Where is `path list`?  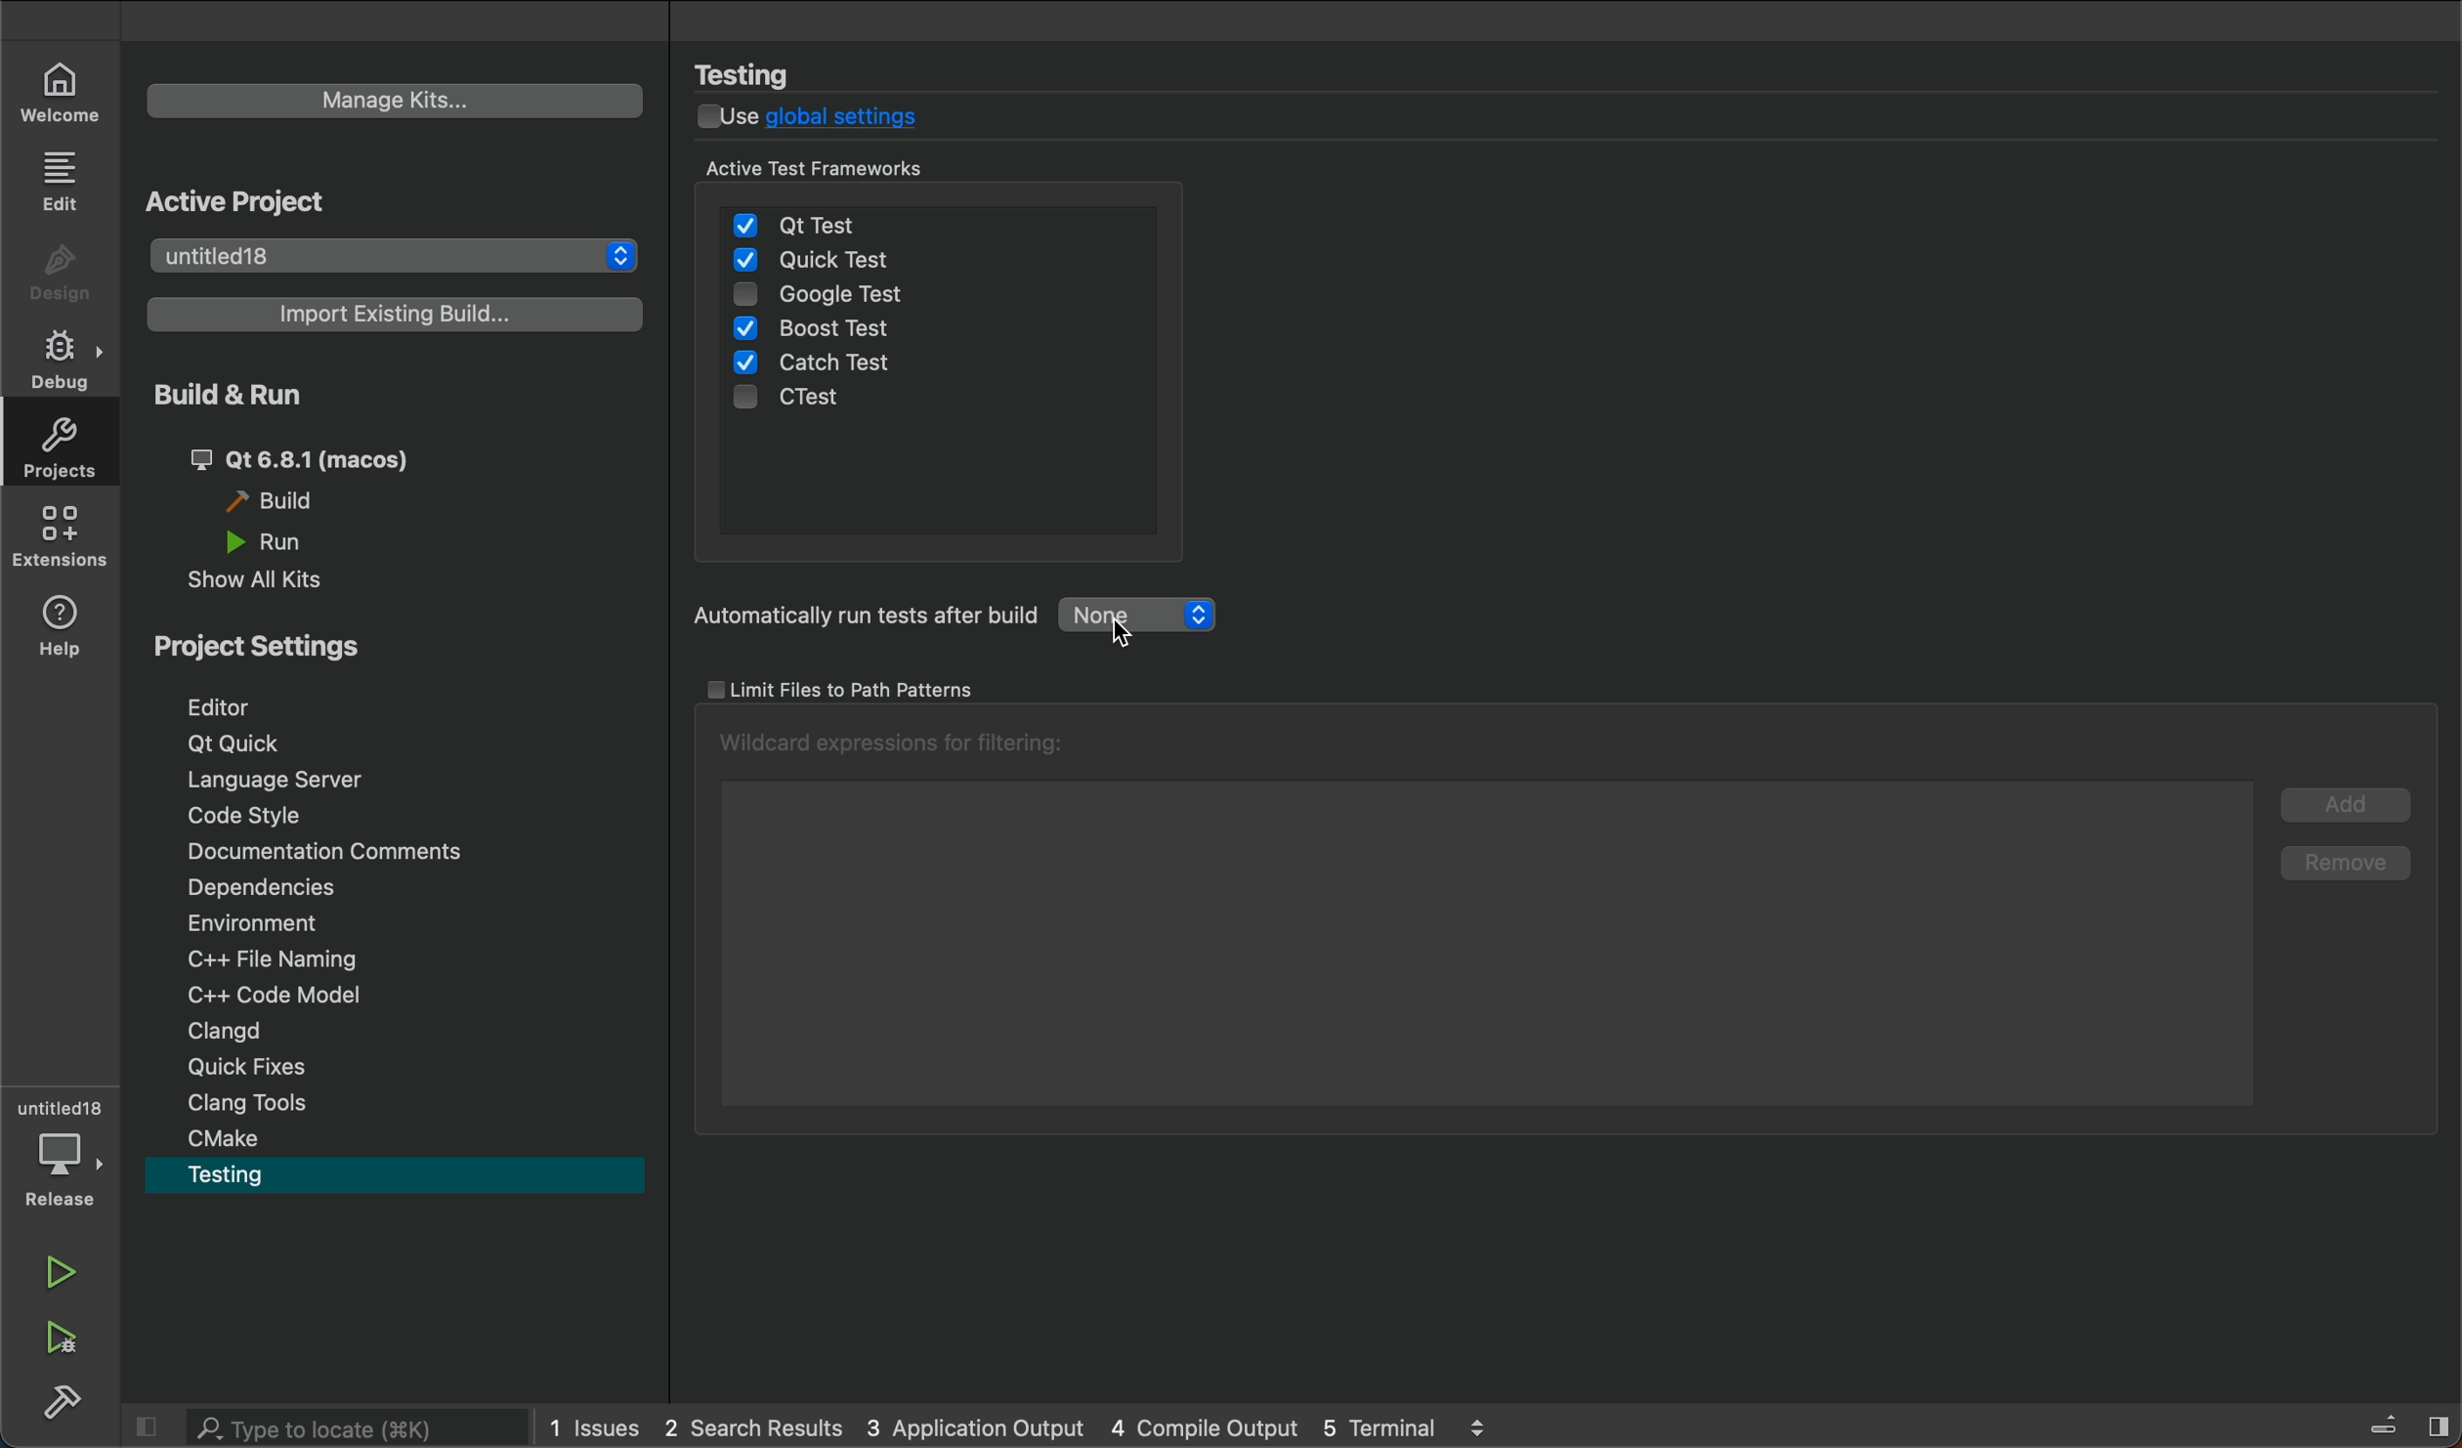
path list is located at coordinates (1474, 920).